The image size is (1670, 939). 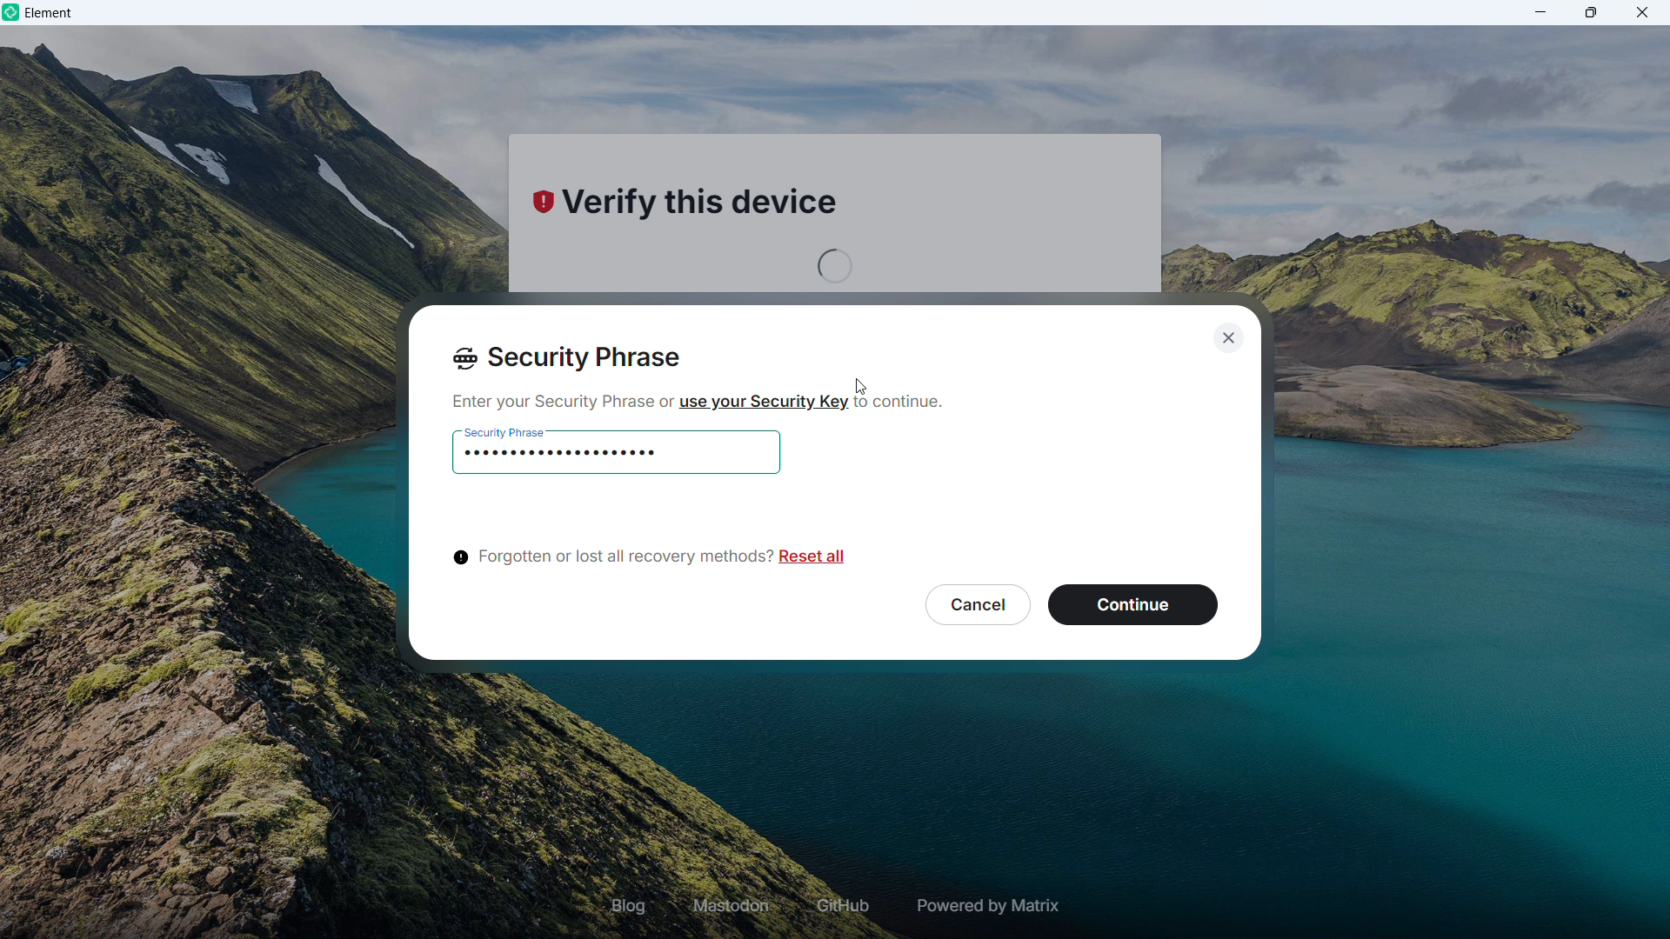 What do you see at coordinates (1641, 12) in the screenshot?
I see `close ` at bounding box center [1641, 12].